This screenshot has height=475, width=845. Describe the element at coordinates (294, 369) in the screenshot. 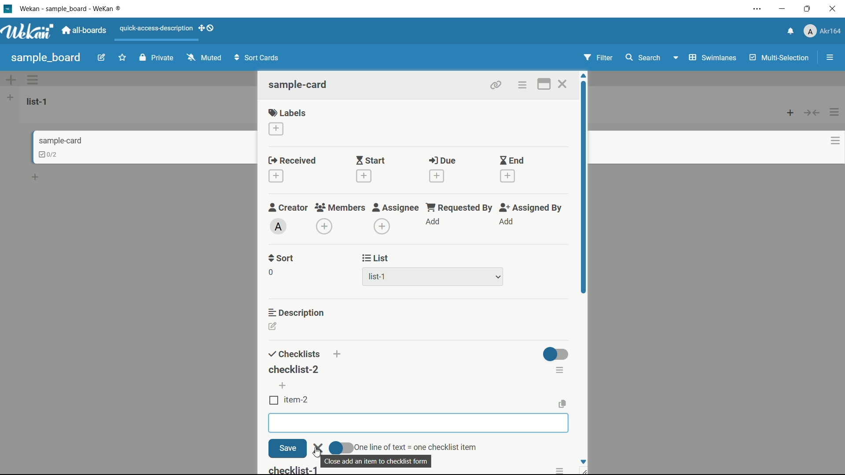

I see `checklist-2 added` at that location.